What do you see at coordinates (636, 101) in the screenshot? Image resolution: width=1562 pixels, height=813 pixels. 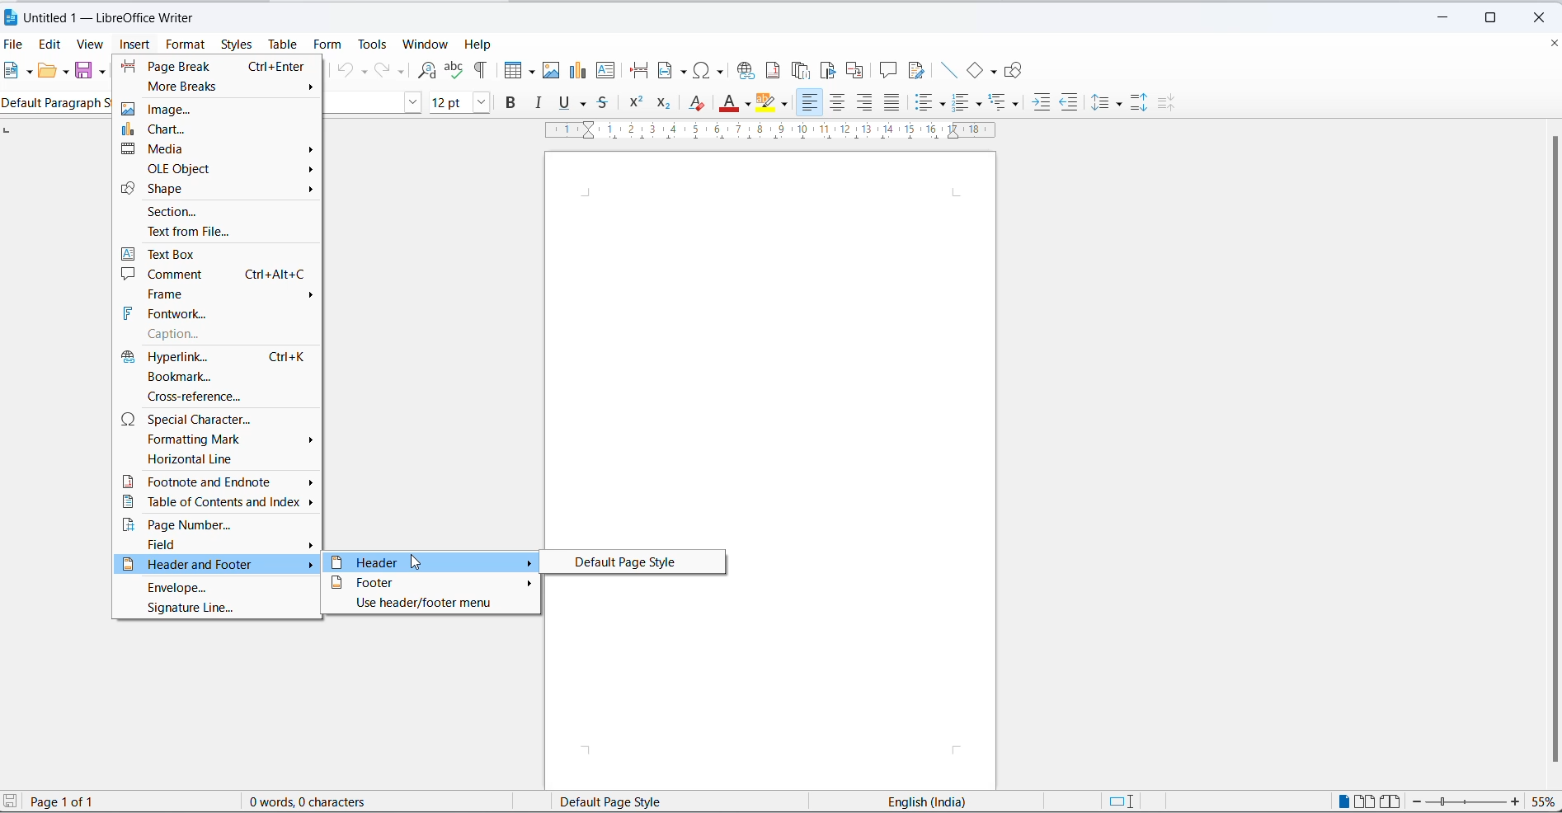 I see `superscript` at bounding box center [636, 101].